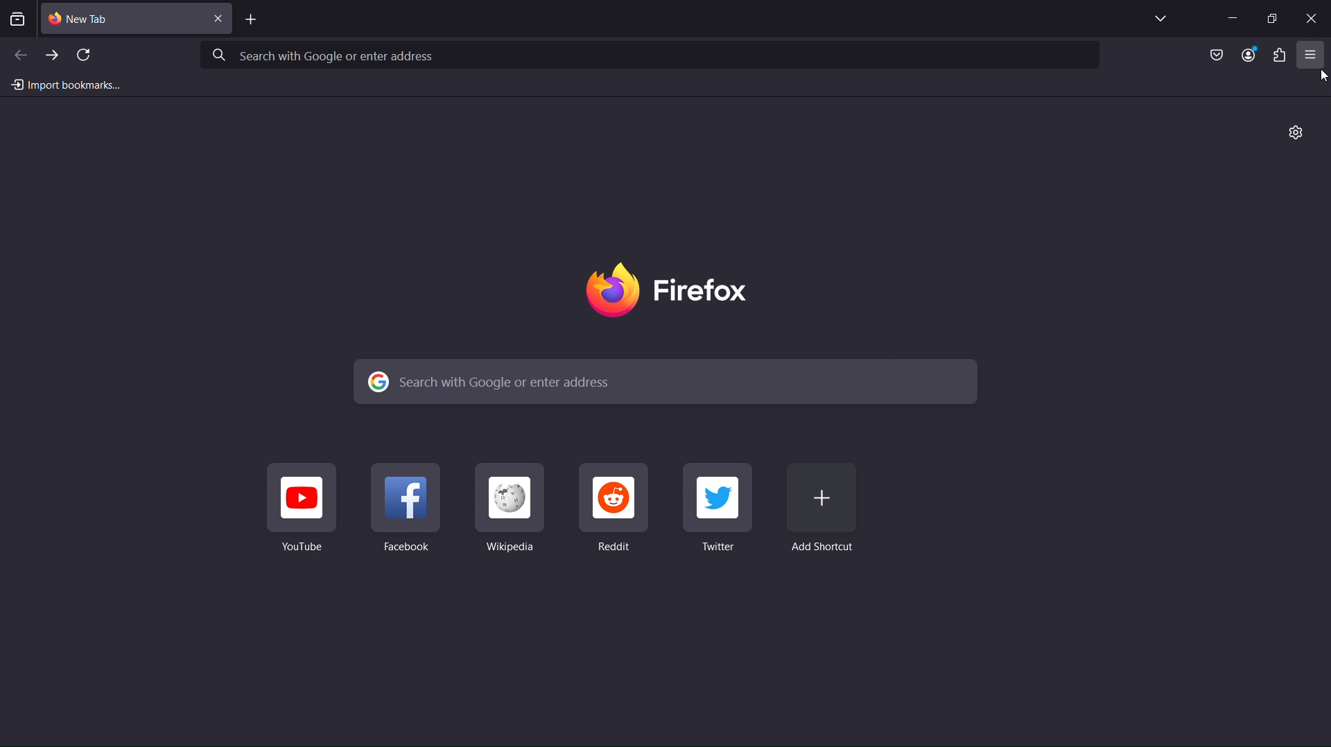 The width and height of the screenshot is (1331, 747). I want to click on Add Shortcut, so click(830, 508).